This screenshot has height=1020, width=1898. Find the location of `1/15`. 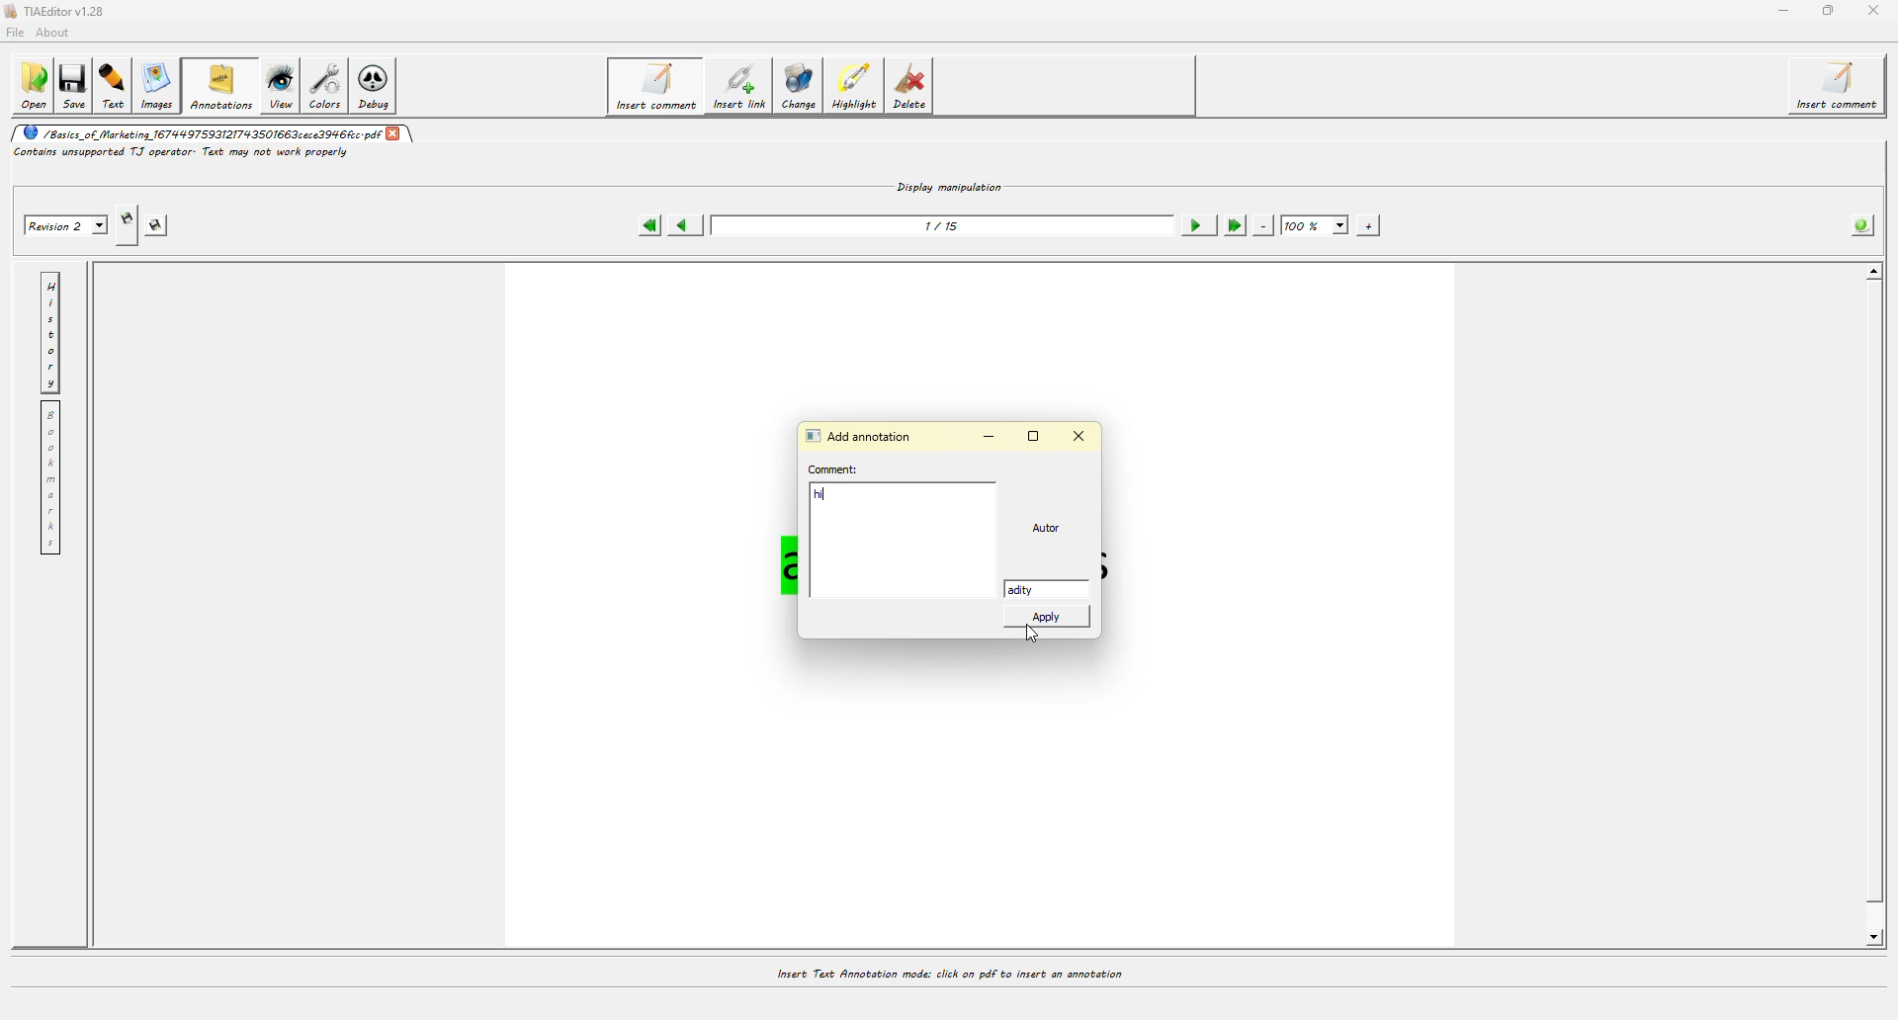

1/15 is located at coordinates (945, 225).